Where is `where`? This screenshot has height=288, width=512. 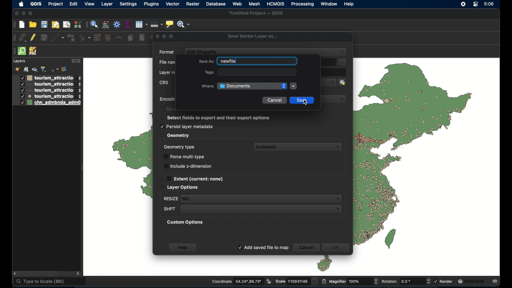
where is located at coordinates (207, 87).